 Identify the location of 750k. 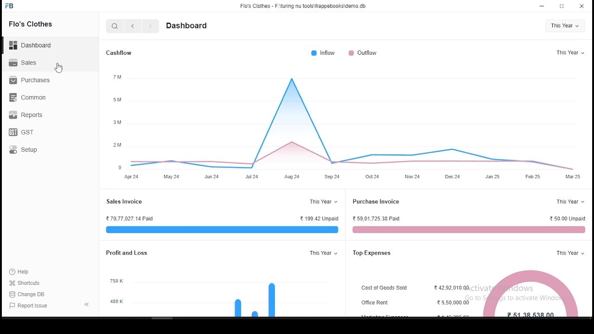
(114, 281).